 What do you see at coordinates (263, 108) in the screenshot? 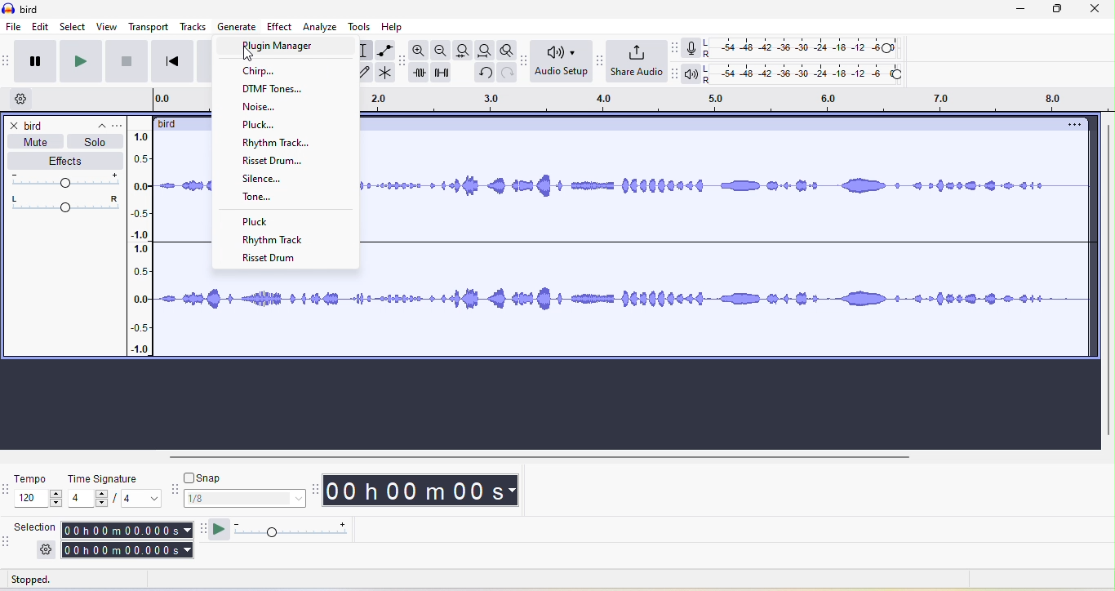
I see `noise` at bounding box center [263, 108].